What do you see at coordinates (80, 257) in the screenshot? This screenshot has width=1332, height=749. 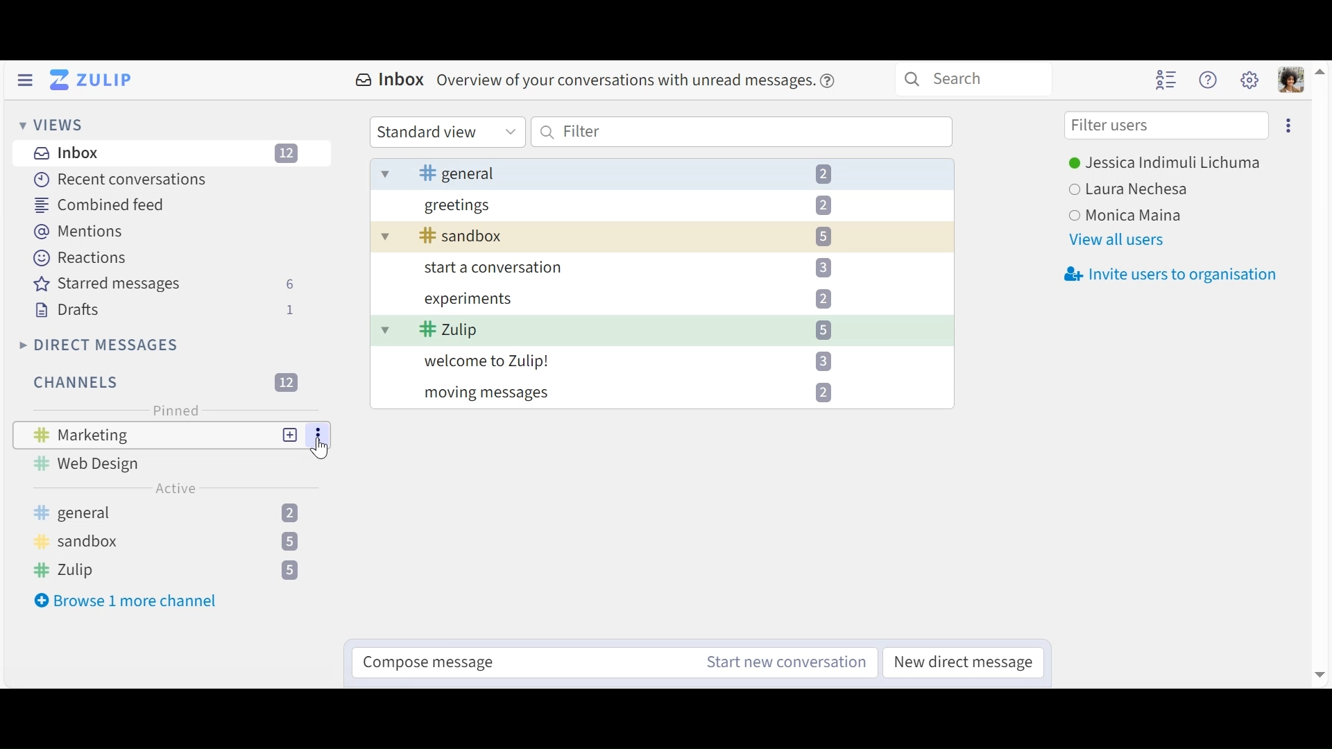 I see `Reaction` at bounding box center [80, 257].